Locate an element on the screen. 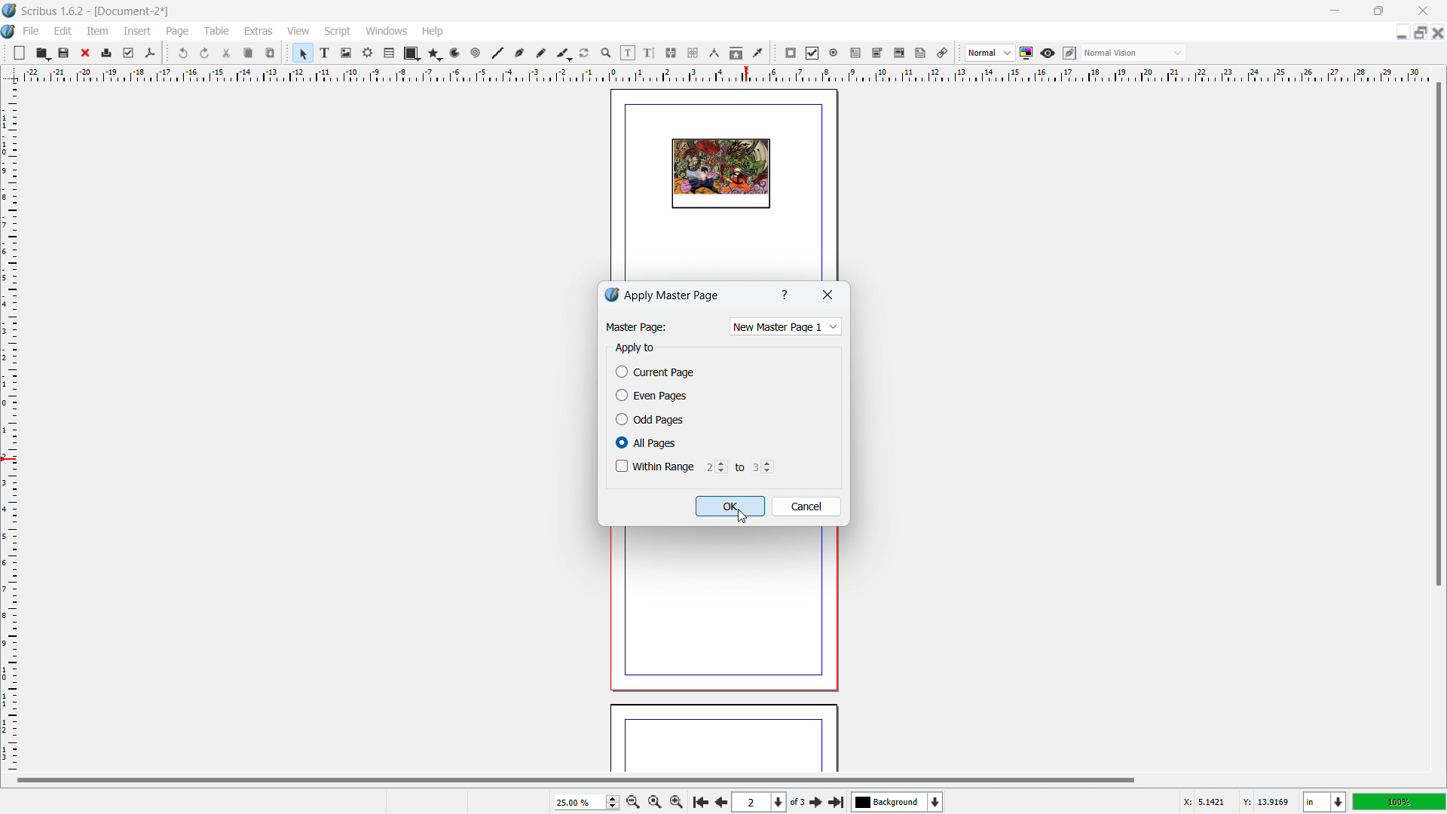 The image size is (1447, 814). zoom in by the stepping value in tool preference is located at coordinates (677, 800).